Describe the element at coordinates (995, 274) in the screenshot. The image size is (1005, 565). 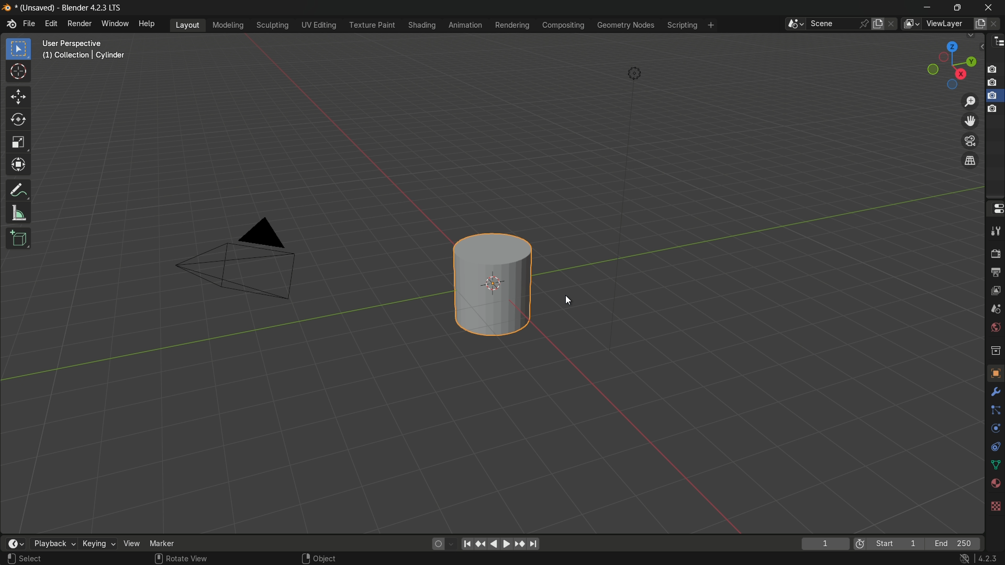
I see `output` at that location.